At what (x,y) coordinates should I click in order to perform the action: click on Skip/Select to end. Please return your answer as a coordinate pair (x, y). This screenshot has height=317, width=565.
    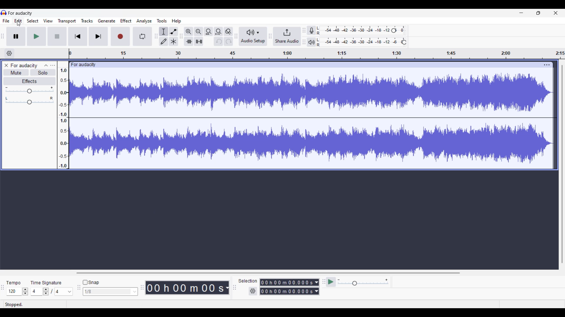
    Looking at the image, I should click on (98, 36).